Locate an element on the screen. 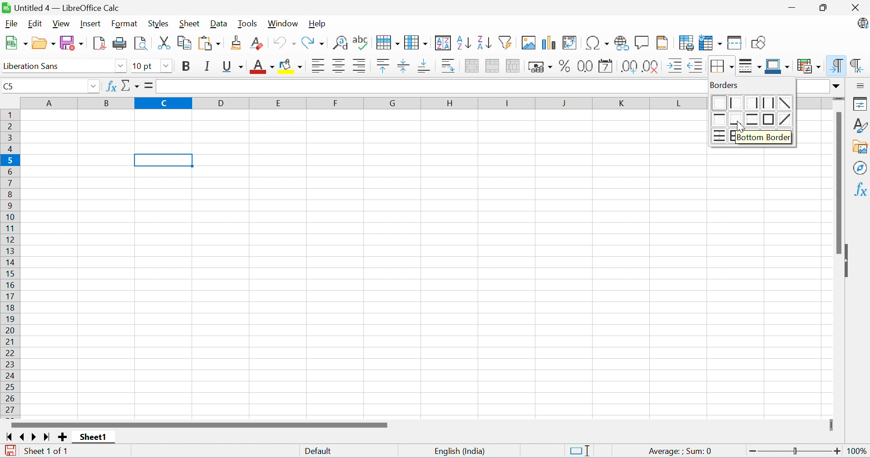  selected cell is located at coordinates (163, 161).